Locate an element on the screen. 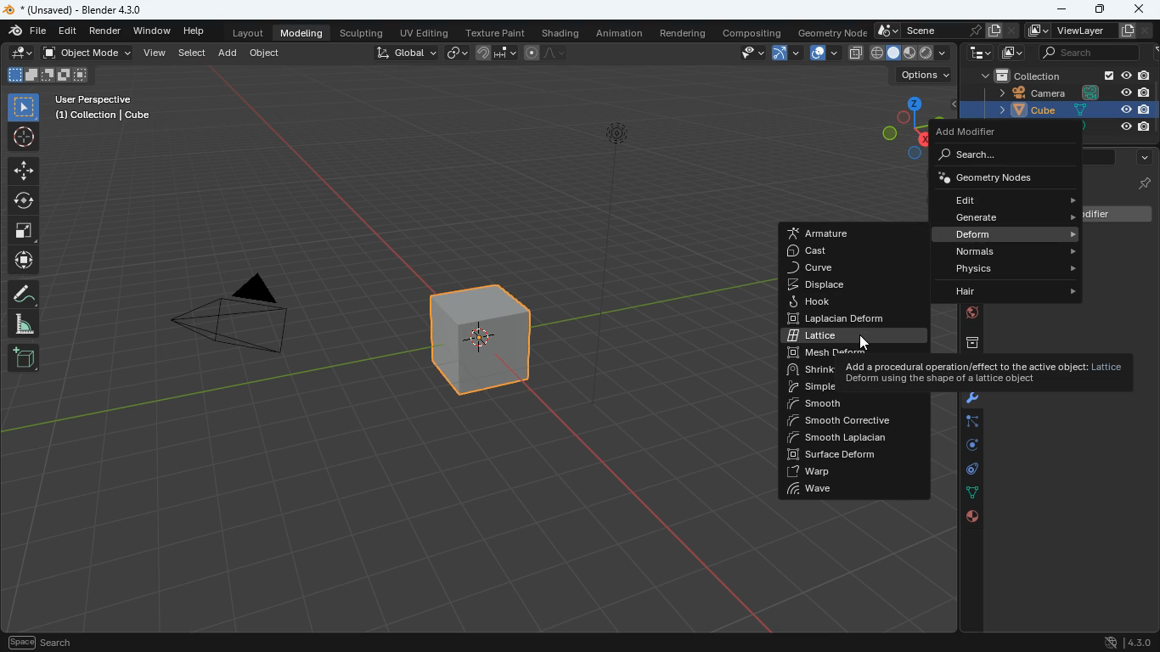 The height and width of the screenshot is (652, 1160). cube is located at coordinates (487, 339).